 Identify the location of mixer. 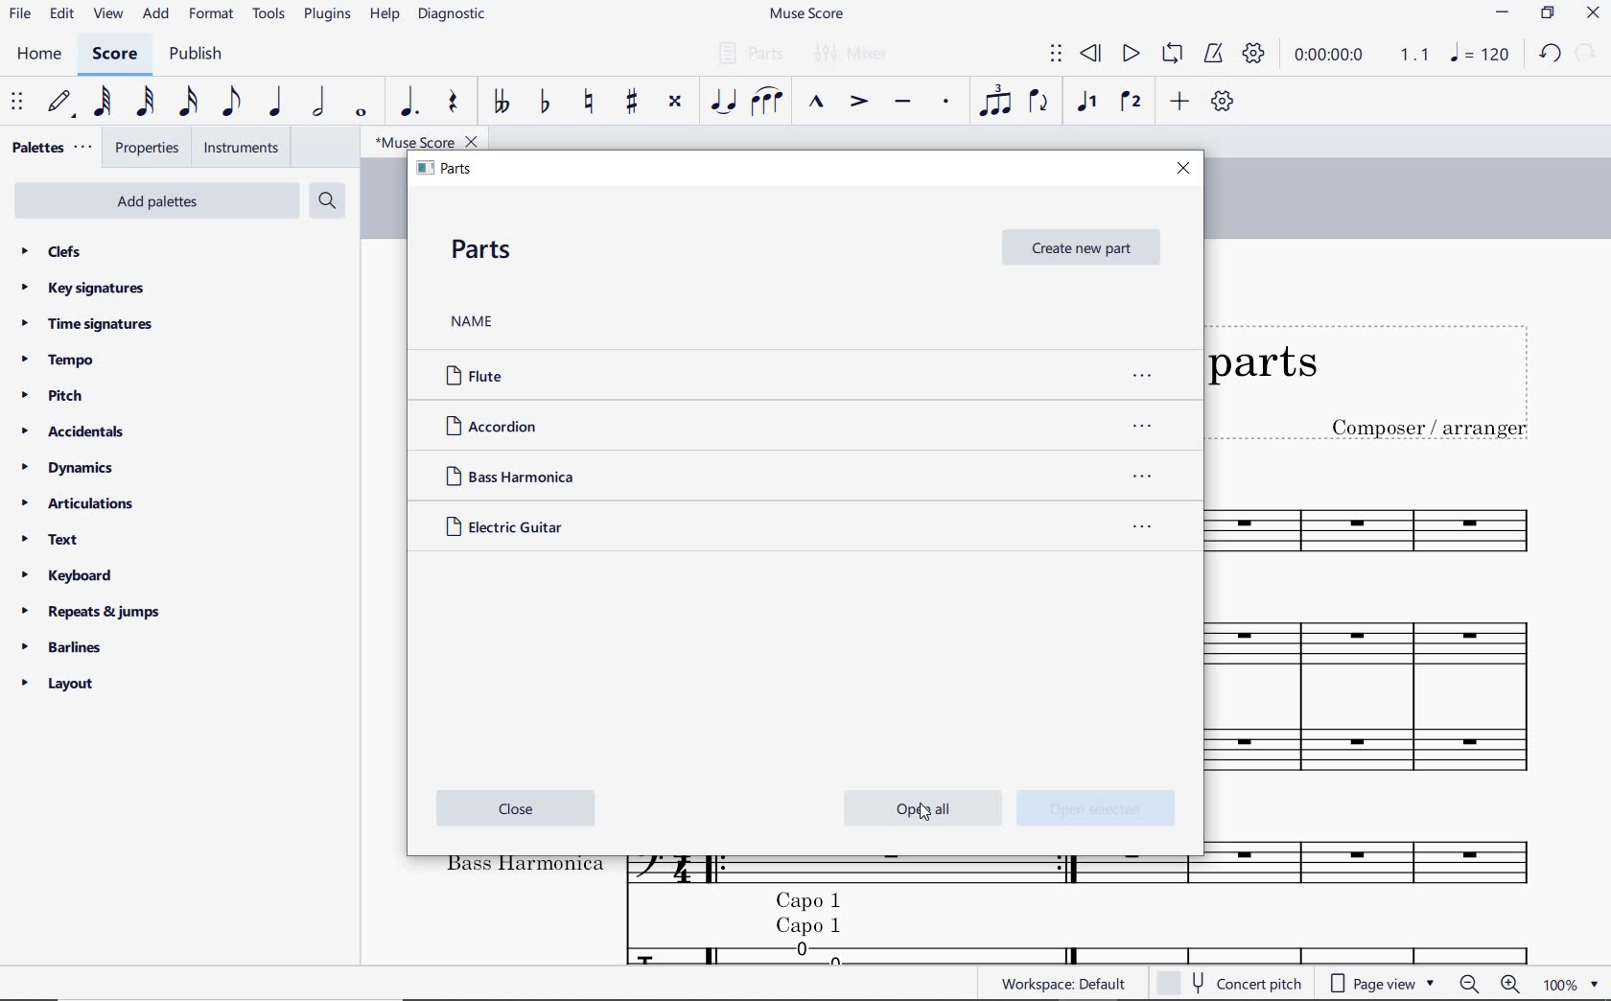
(855, 55).